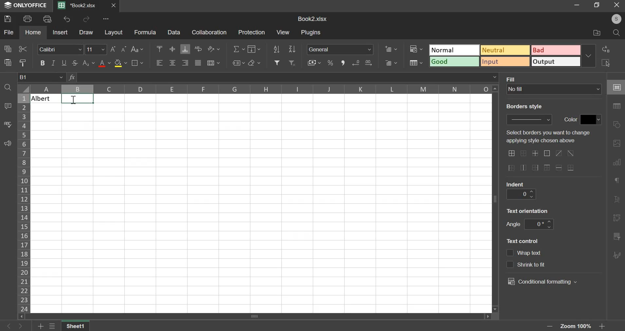  What do you see at coordinates (89, 63) in the screenshot?
I see `subscript & superscript` at bounding box center [89, 63].